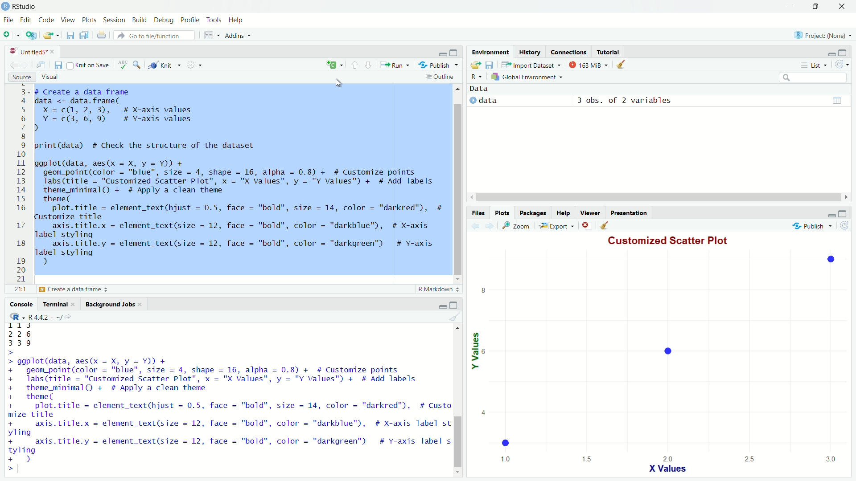 This screenshot has height=481, width=856. What do you see at coordinates (554, 226) in the screenshot?
I see `Export ` at bounding box center [554, 226].